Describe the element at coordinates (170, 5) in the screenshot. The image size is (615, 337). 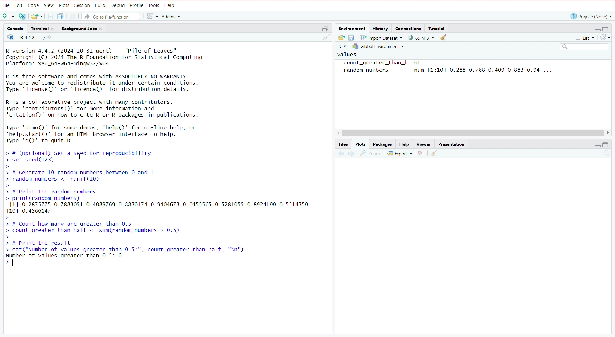
I see `Help` at that location.